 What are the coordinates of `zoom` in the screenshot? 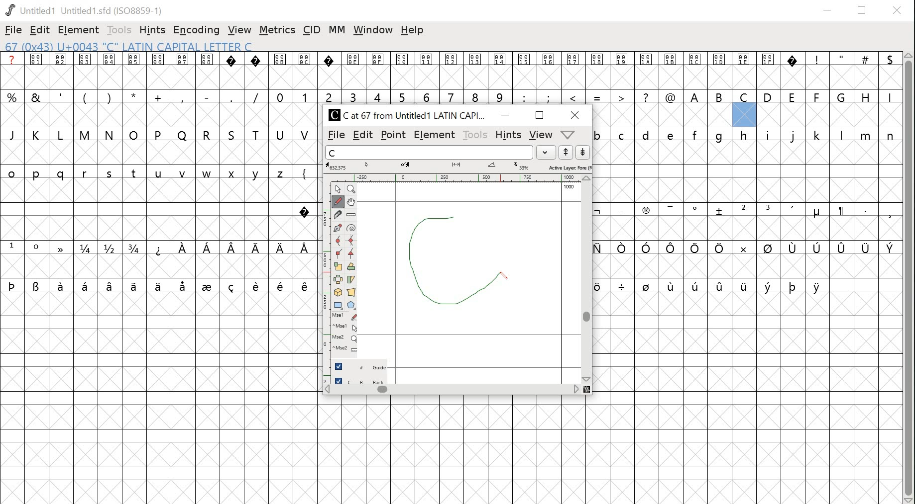 It's located at (353, 189).